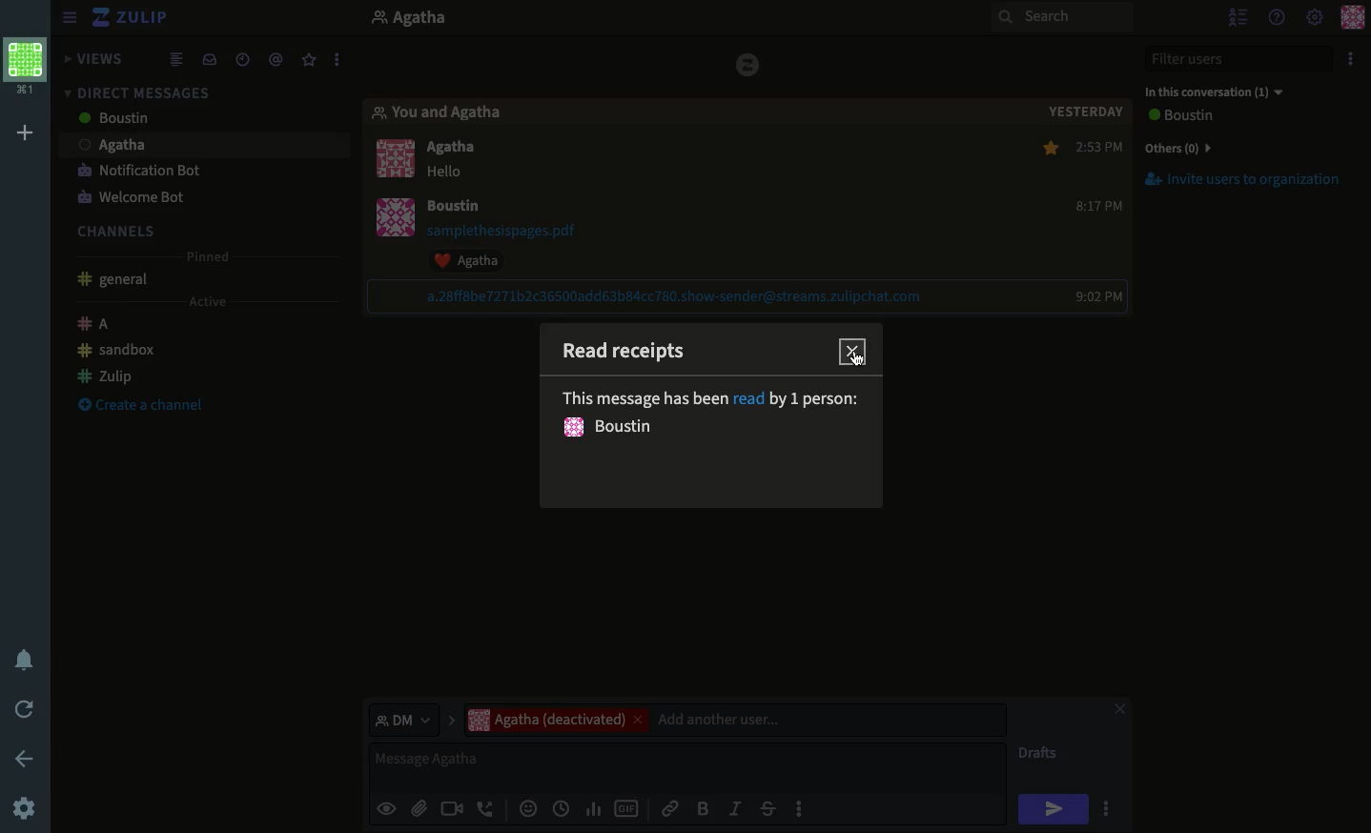  What do you see at coordinates (1197, 117) in the screenshot?
I see `View all users` at bounding box center [1197, 117].